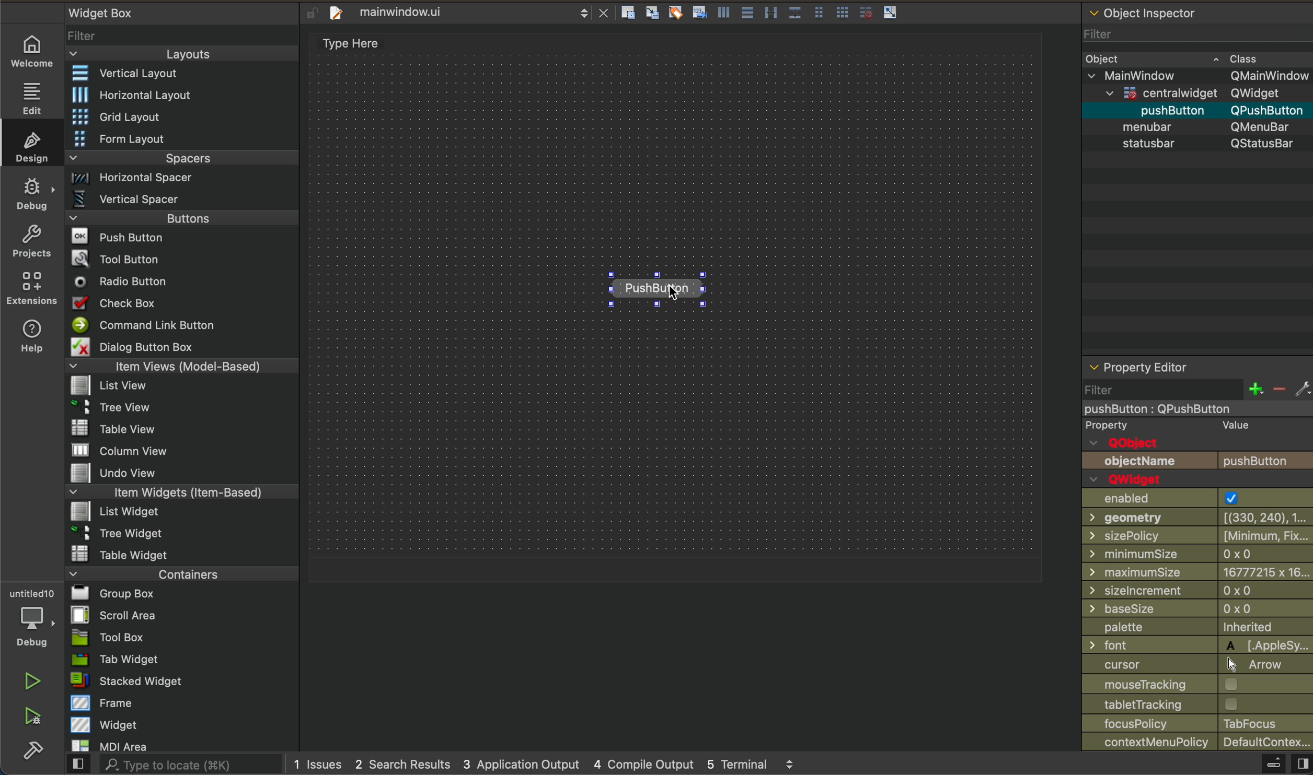  I want to click on size policy, so click(1197, 534).